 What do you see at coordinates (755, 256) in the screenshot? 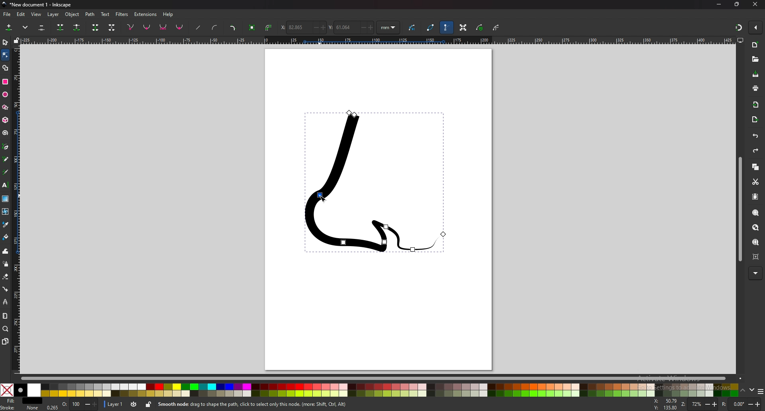
I see `zoom center page` at bounding box center [755, 256].